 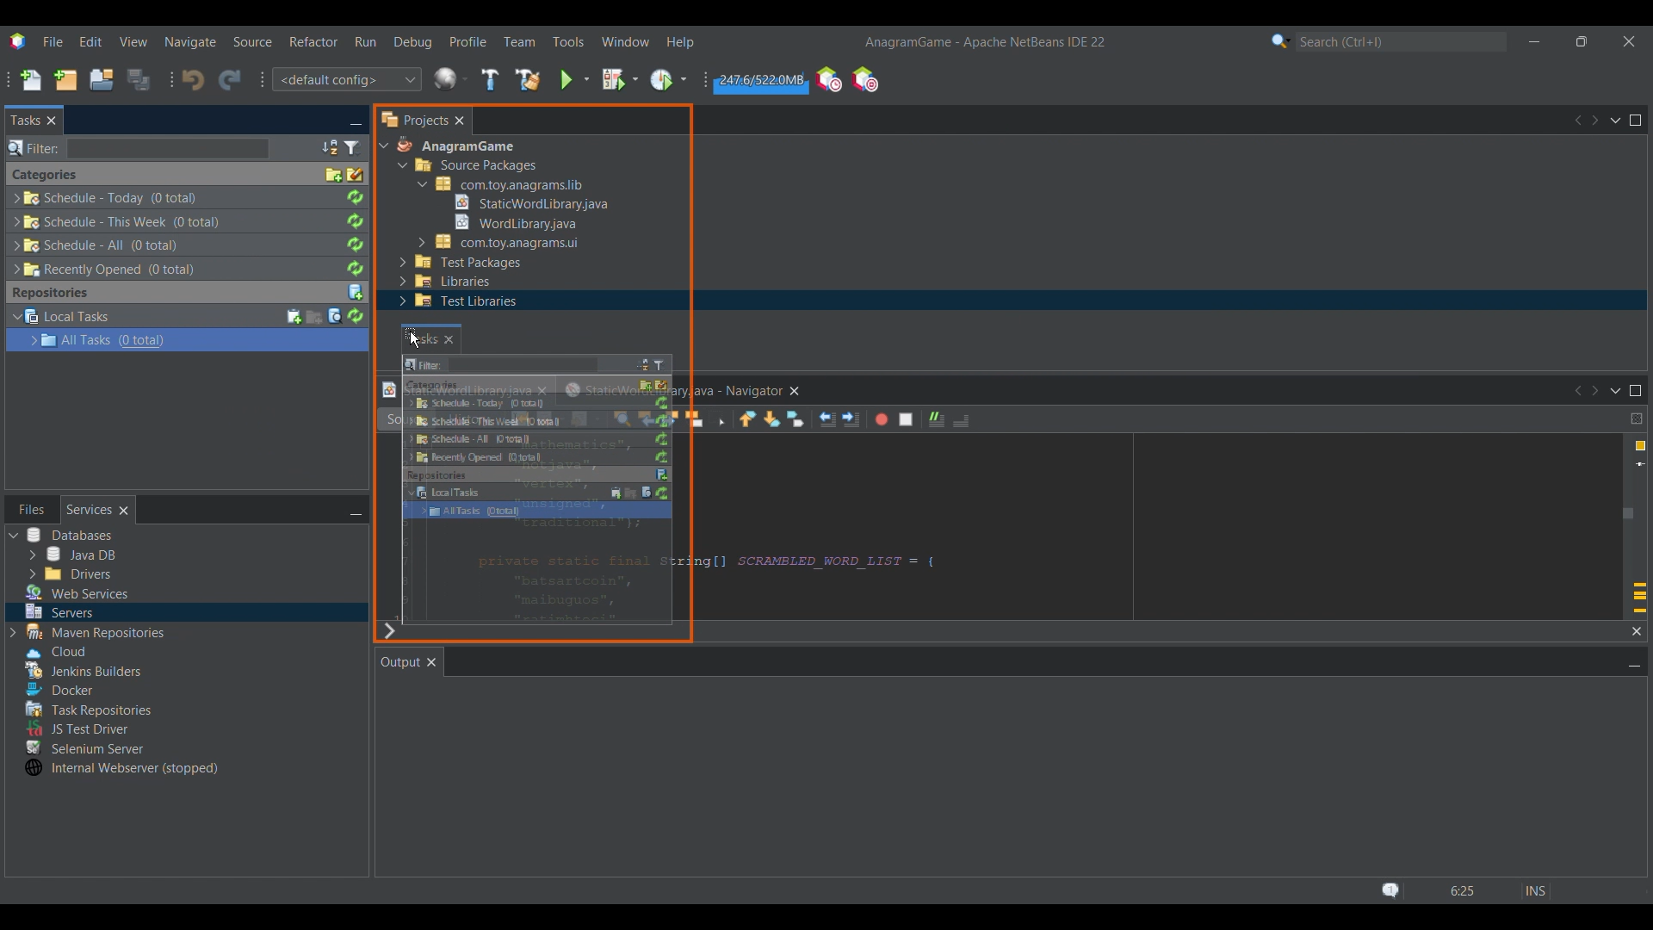 What do you see at coordinates (1637, 632) in the screenshot?
I see `Close` at bounding box center [1637, 632].